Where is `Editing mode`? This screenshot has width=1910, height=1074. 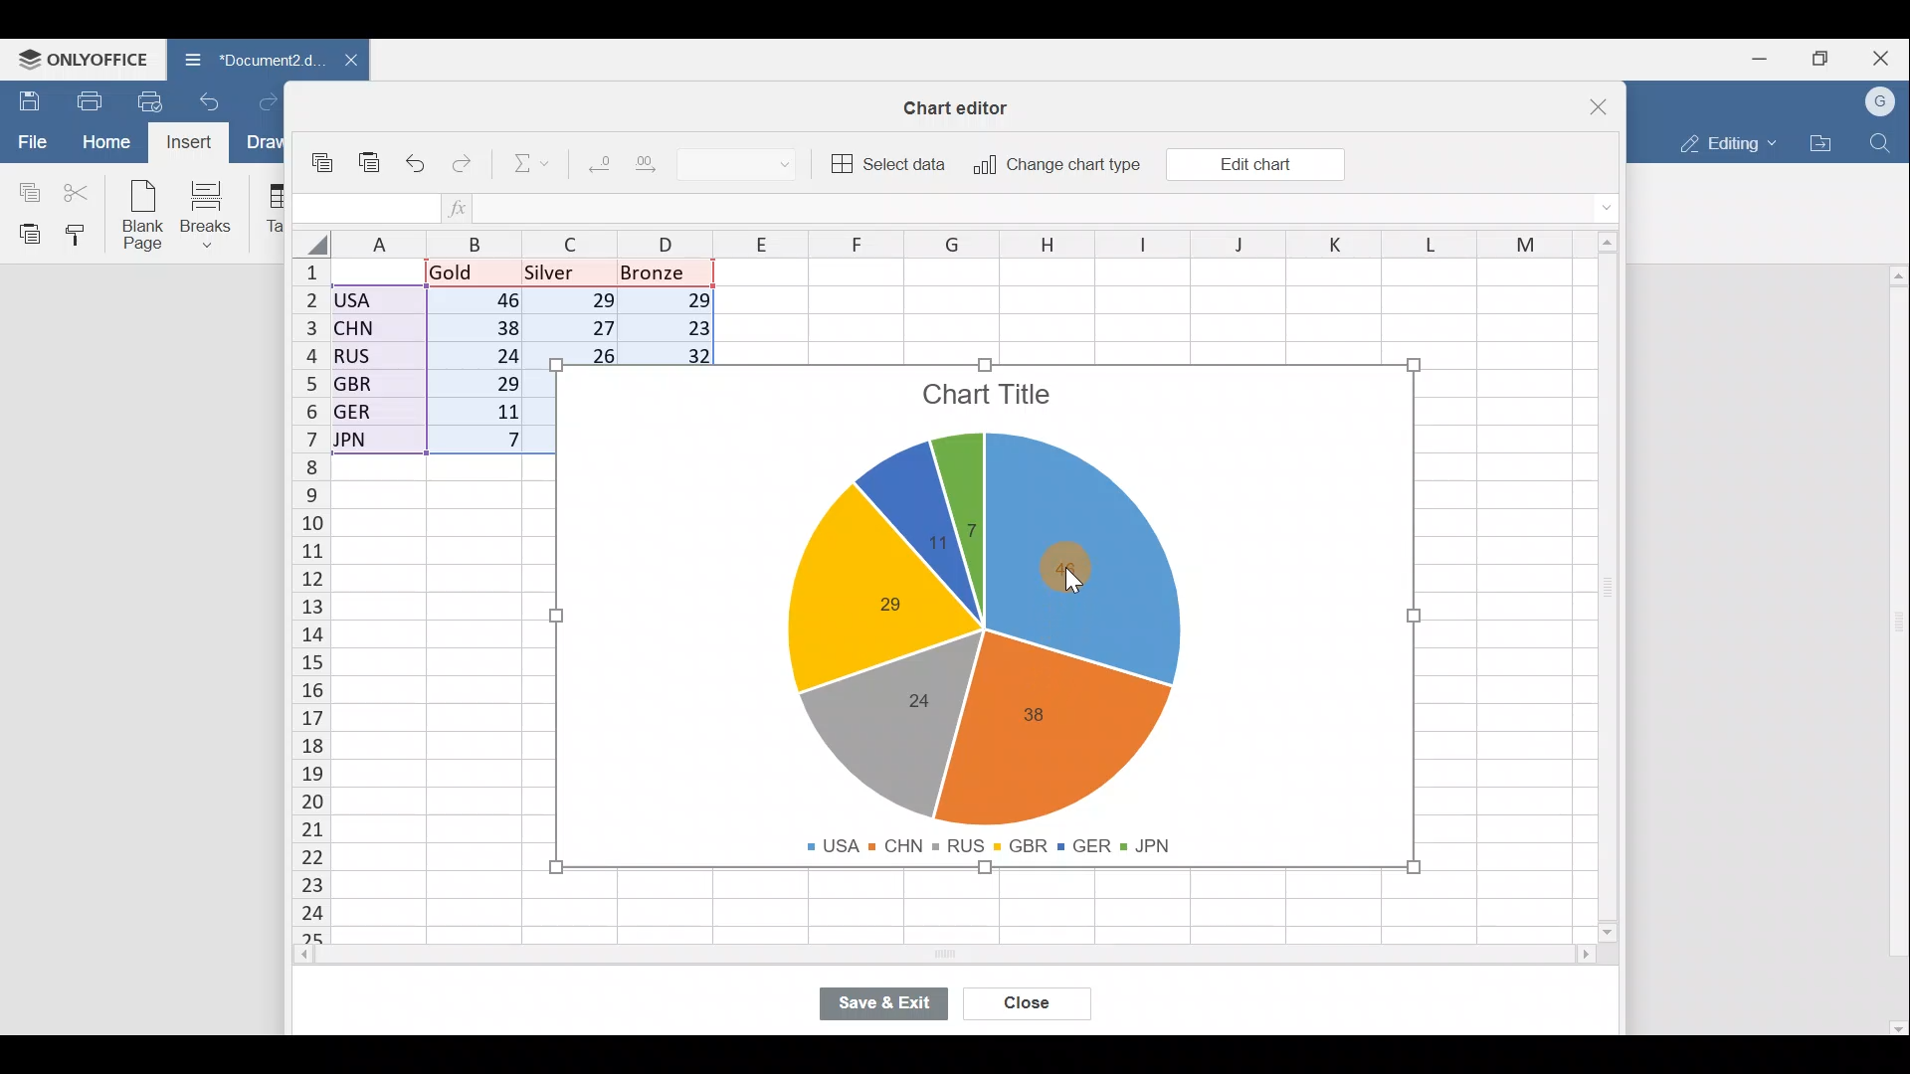 Editing mode is located at coordinates (1726, 139).